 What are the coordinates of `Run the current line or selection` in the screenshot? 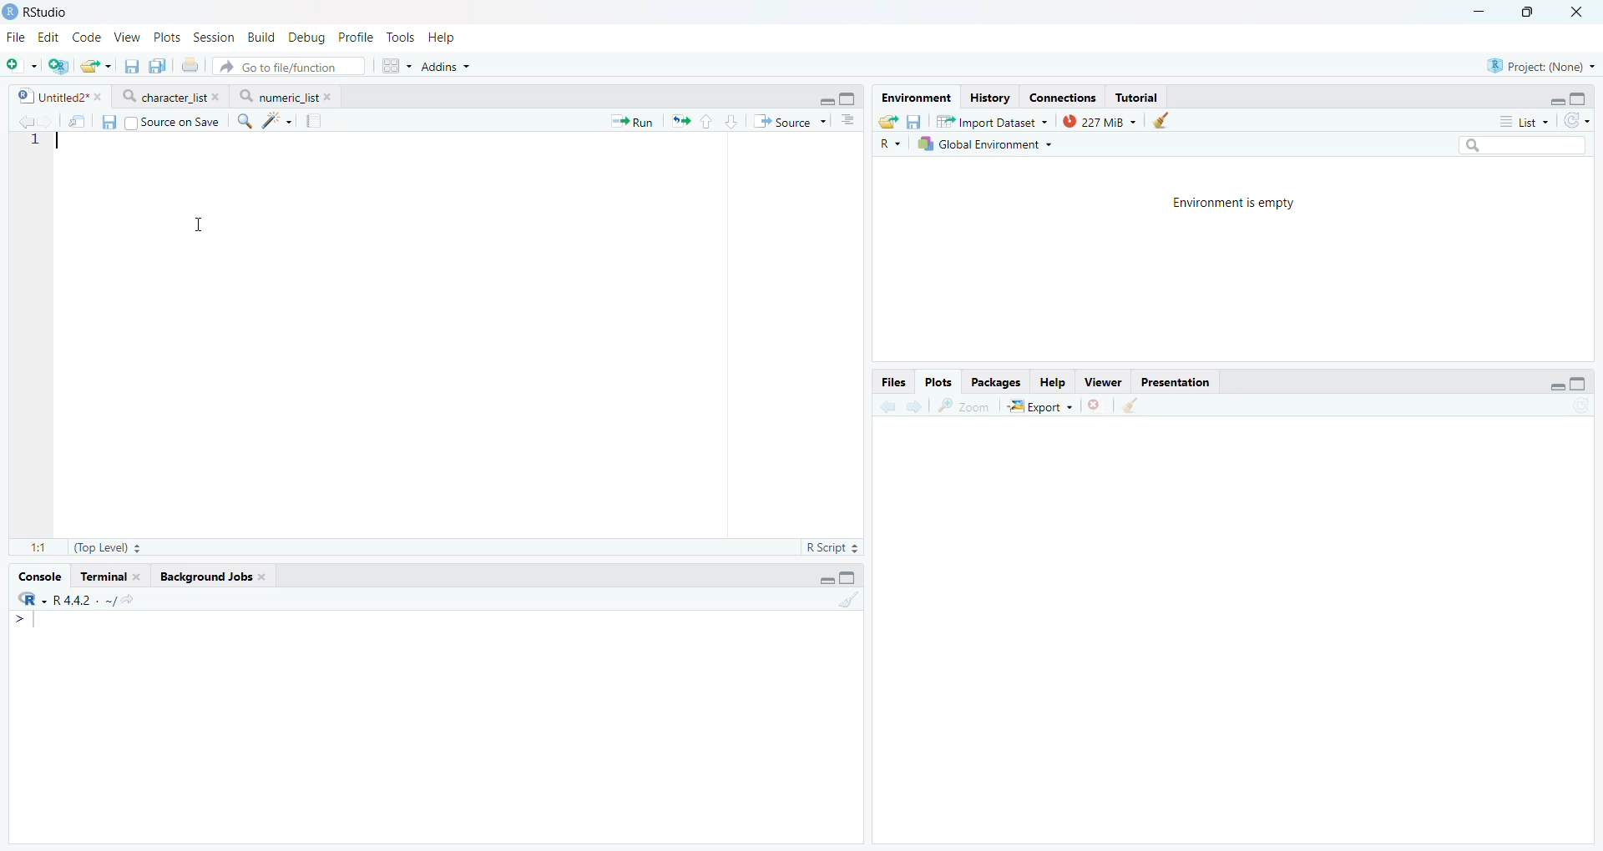 It's located at (632, 122).